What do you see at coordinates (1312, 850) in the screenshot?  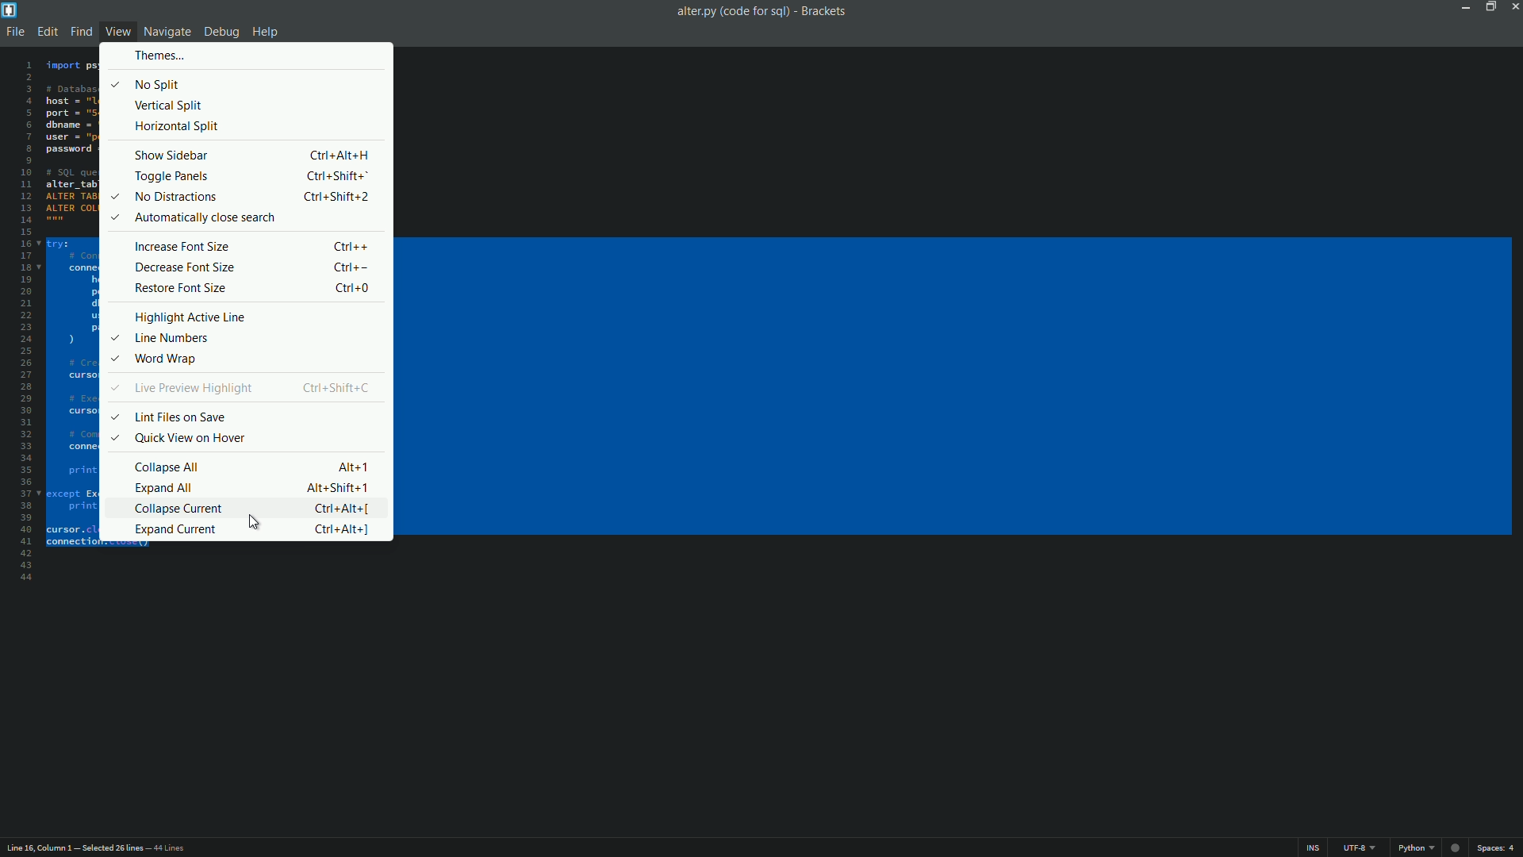 I see `ins` at bounding box center [1312, 850].